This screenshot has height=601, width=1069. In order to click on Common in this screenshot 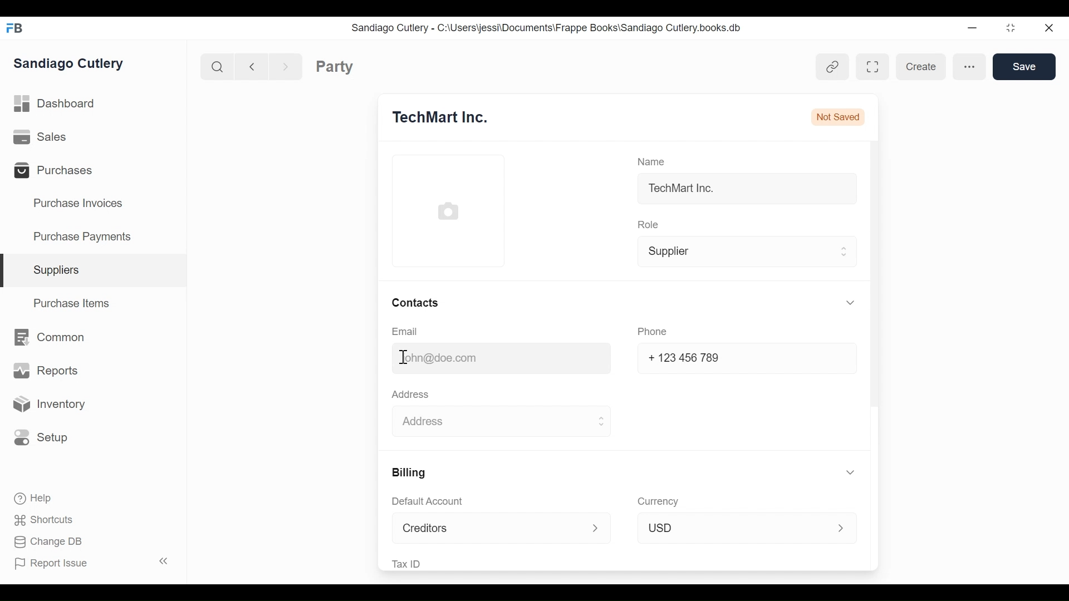, I will do `click(57, 339)`.